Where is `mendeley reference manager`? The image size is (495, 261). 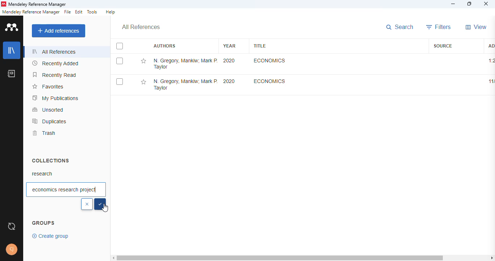 mendeley reference manager is located at coordinates (37, 5).